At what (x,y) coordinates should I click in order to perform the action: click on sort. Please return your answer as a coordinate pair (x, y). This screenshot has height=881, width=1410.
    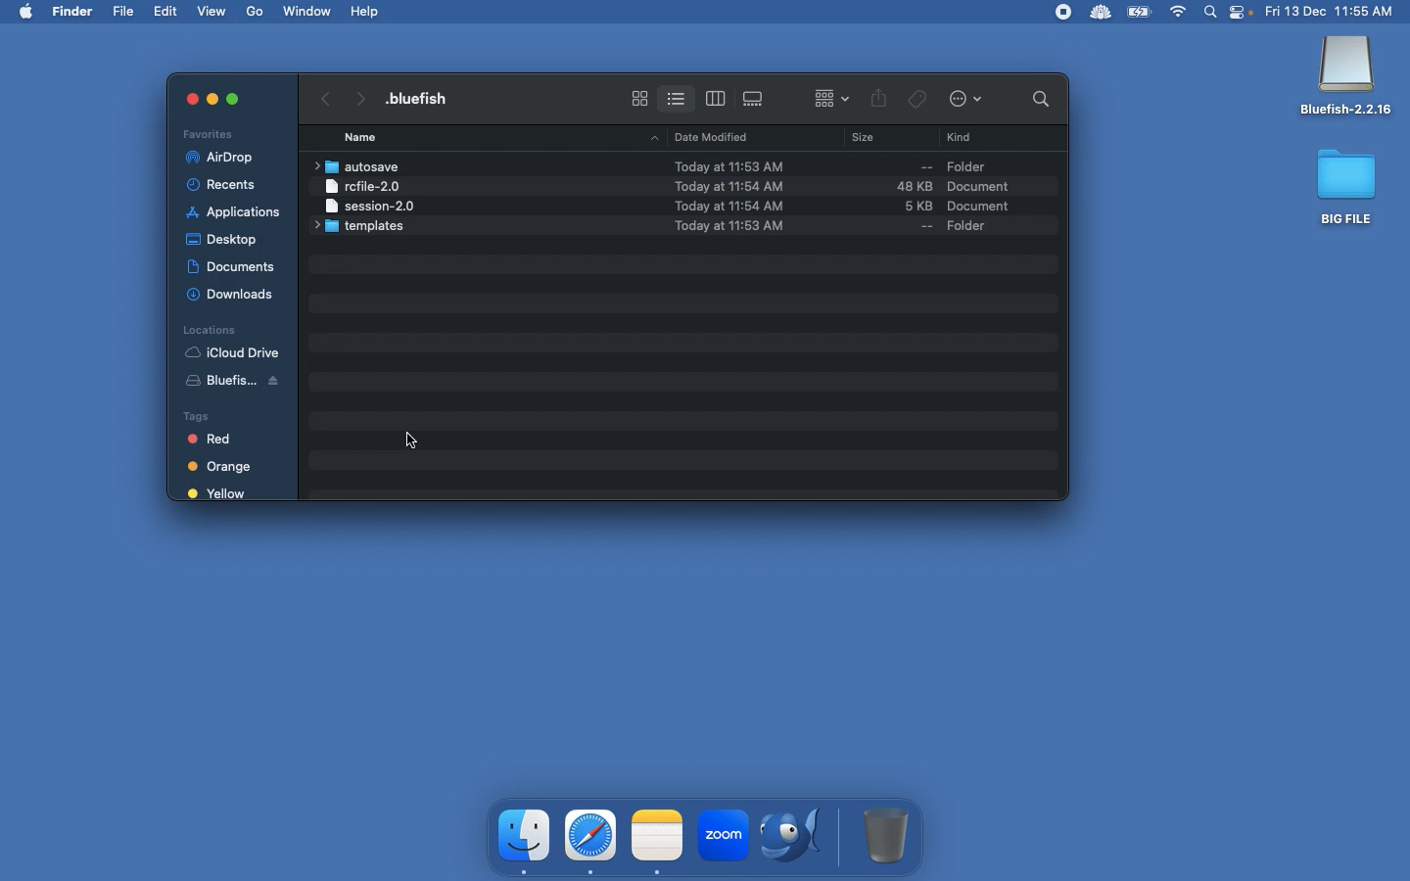
    Looking at the image, I should click on (831, 96).